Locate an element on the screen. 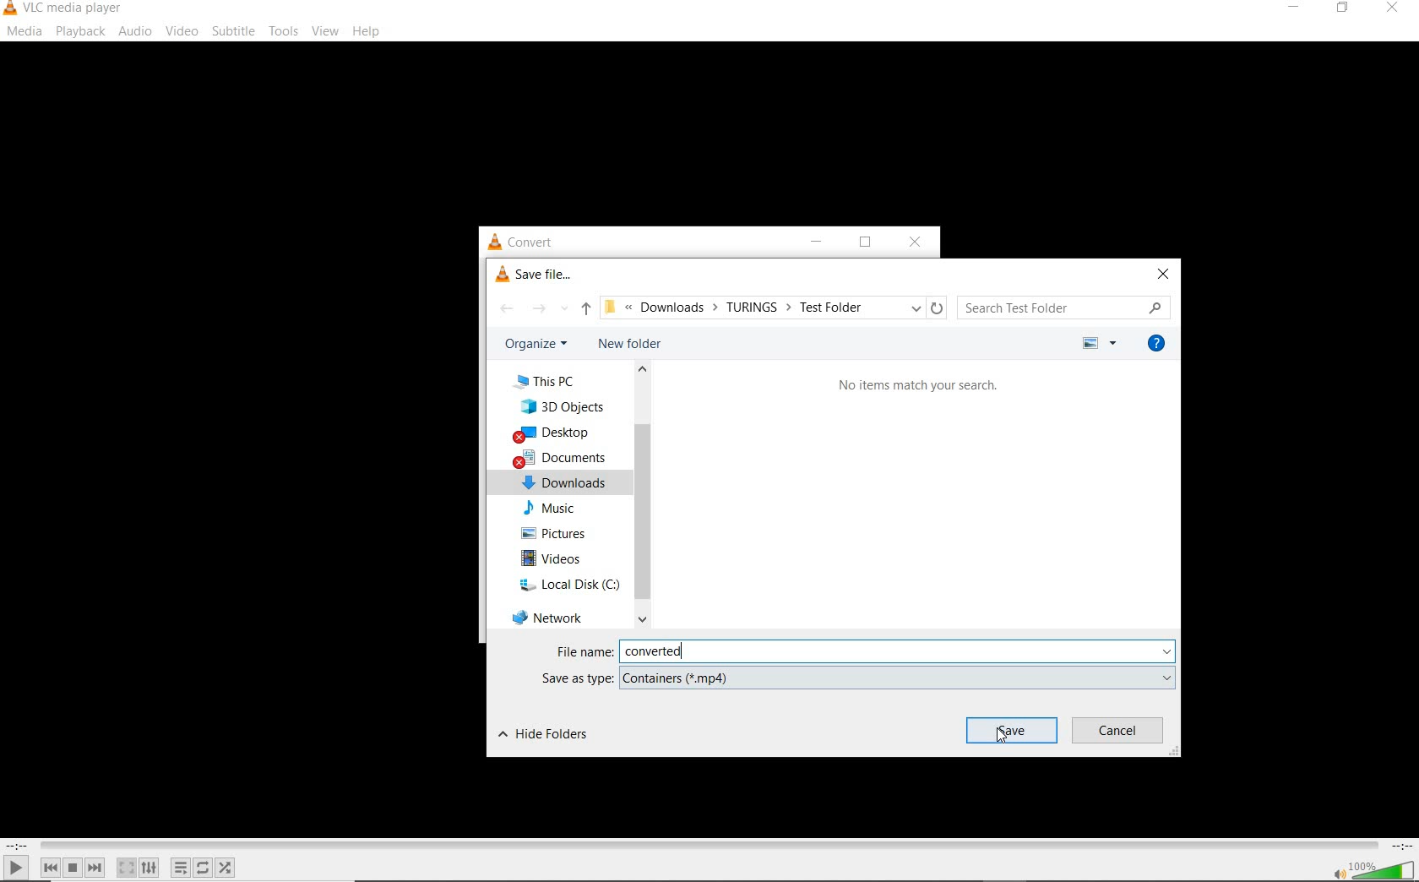 This screenshot has height=882, width=1419. volume is located at coordinates (1384, 868).